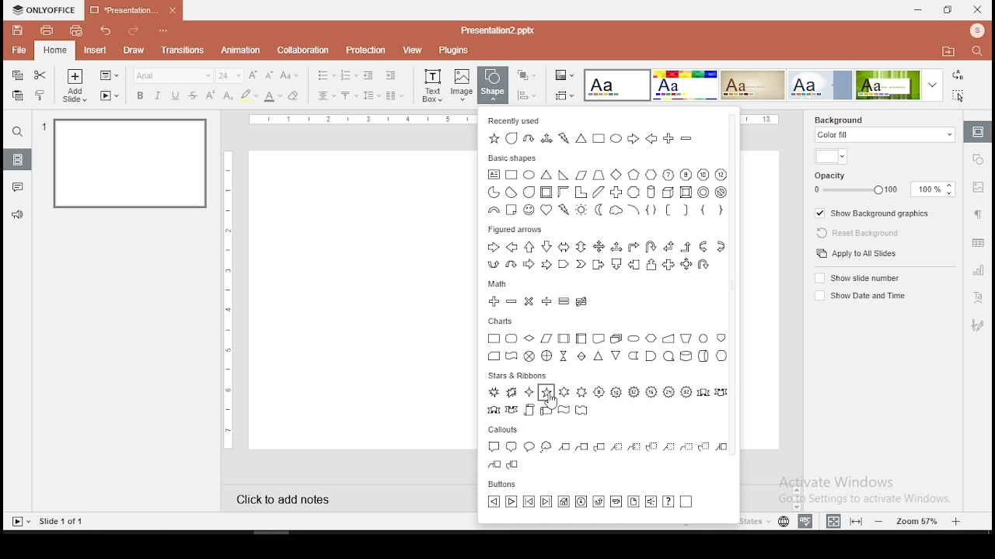 The height and width of the screenshot is (559, 995). I want to click on slide 1 of 1, so click(63, 521).